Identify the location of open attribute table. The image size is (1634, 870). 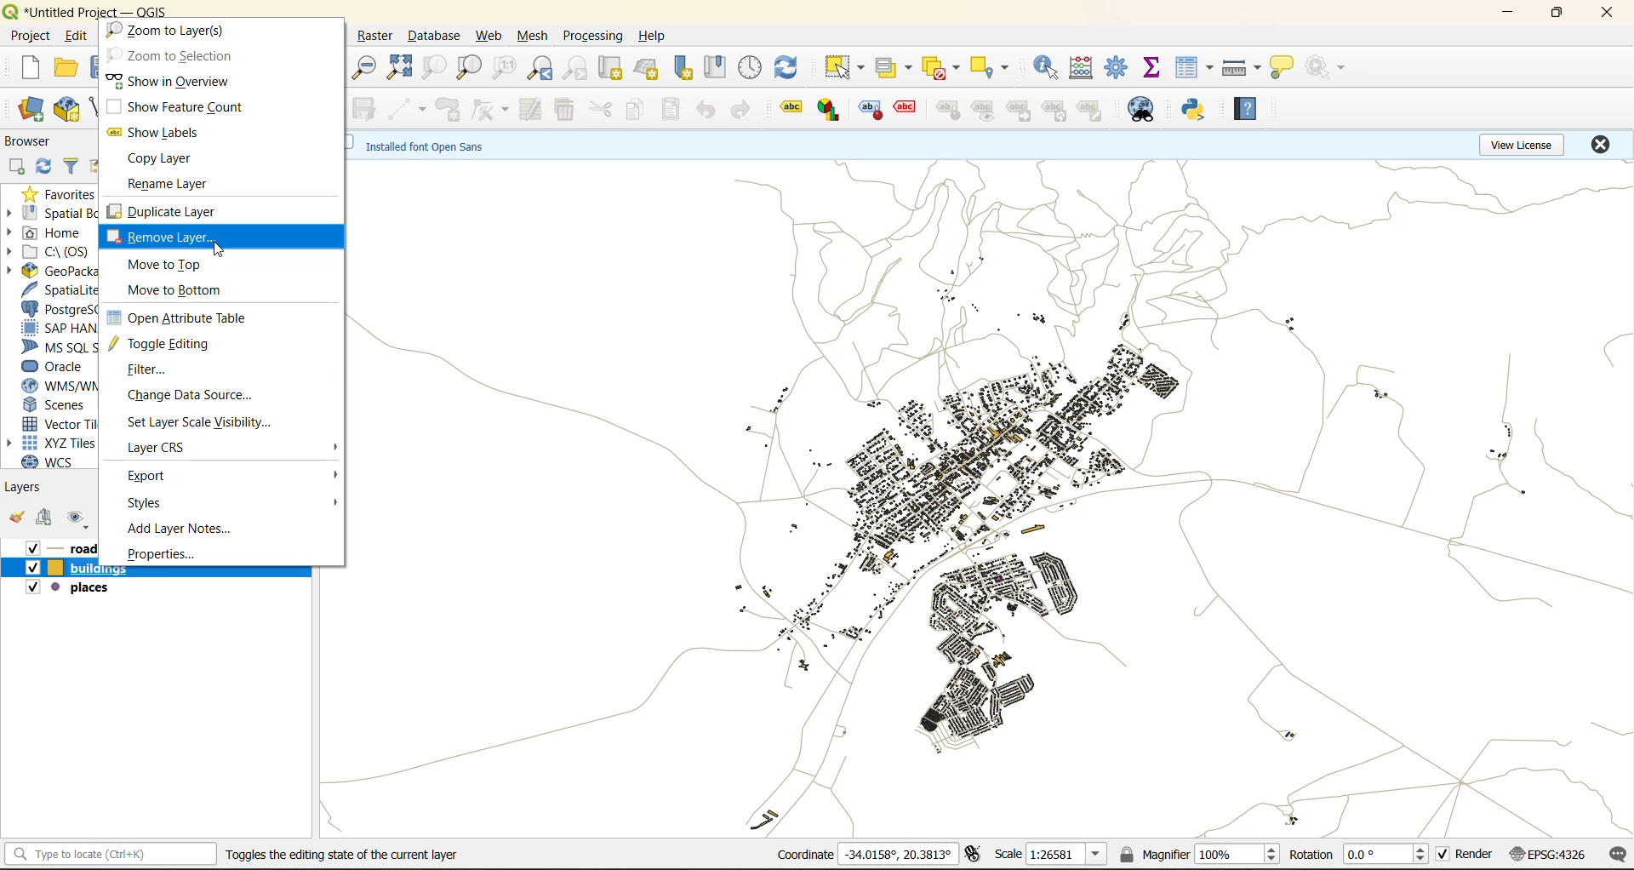
(195, 318).